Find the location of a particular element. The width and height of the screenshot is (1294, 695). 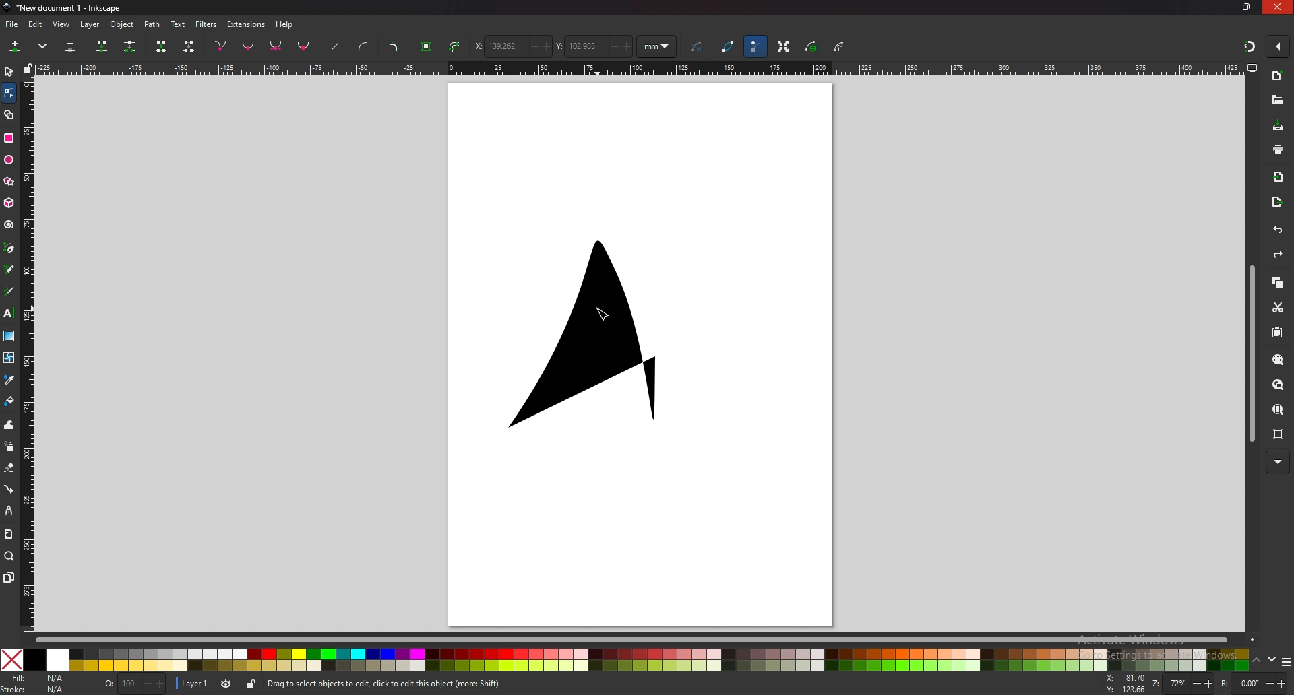

colors is located at coordinates (625, 659).